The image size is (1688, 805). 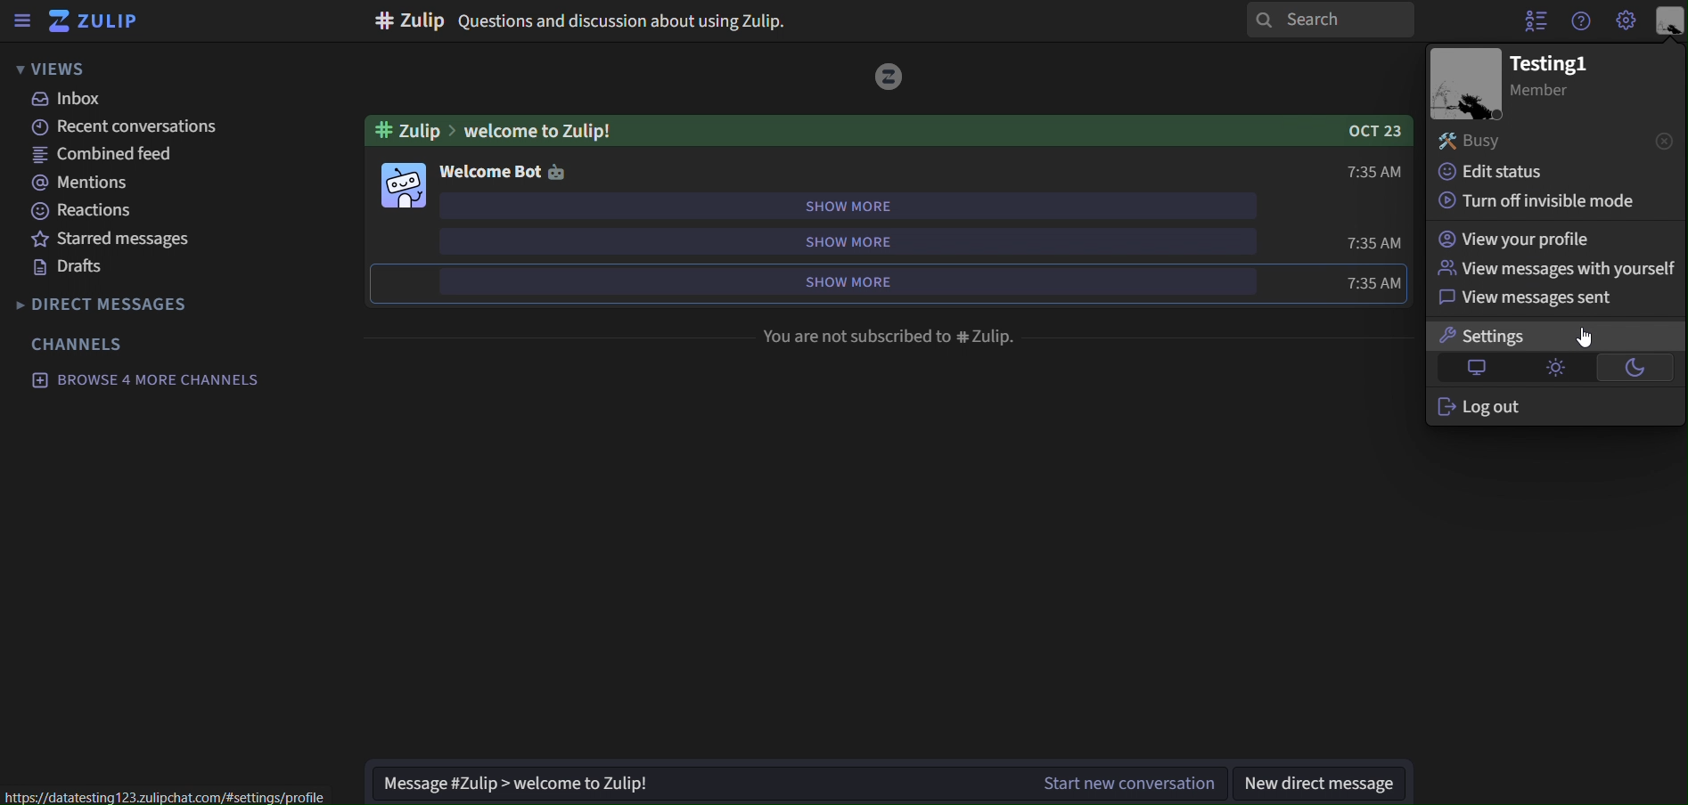 What do you see at coordinates (1535, 20) in the screenshot?
I see `hide user list` at bounding box center [1535, 20].